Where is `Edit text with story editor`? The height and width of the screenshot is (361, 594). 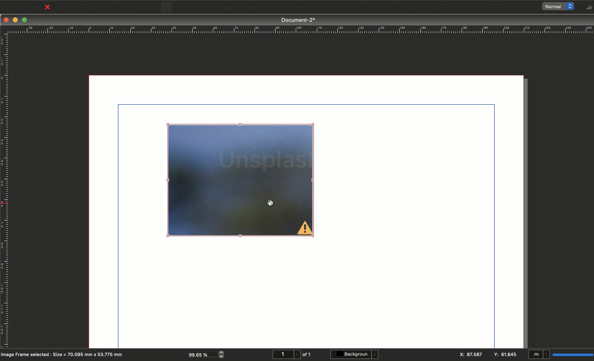
Edit text with story editor is located at coordinates (357, 7).